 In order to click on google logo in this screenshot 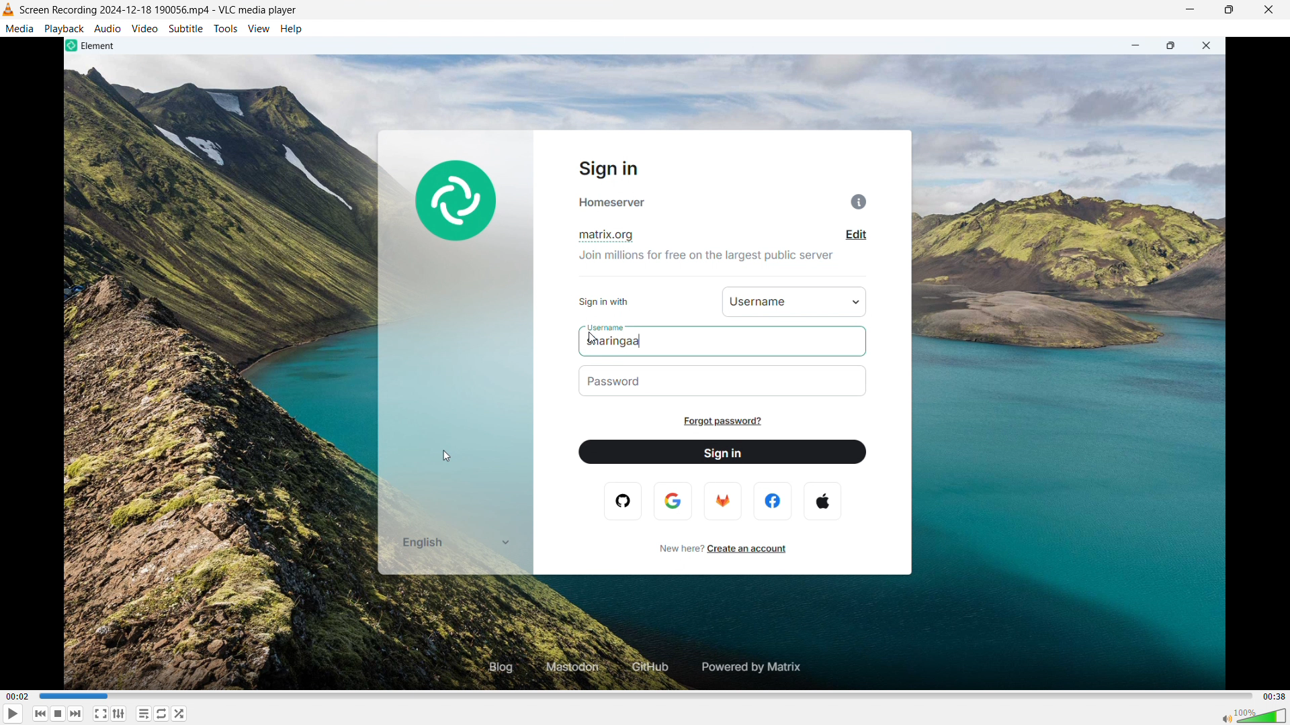, I will do `click(674, 500)`.